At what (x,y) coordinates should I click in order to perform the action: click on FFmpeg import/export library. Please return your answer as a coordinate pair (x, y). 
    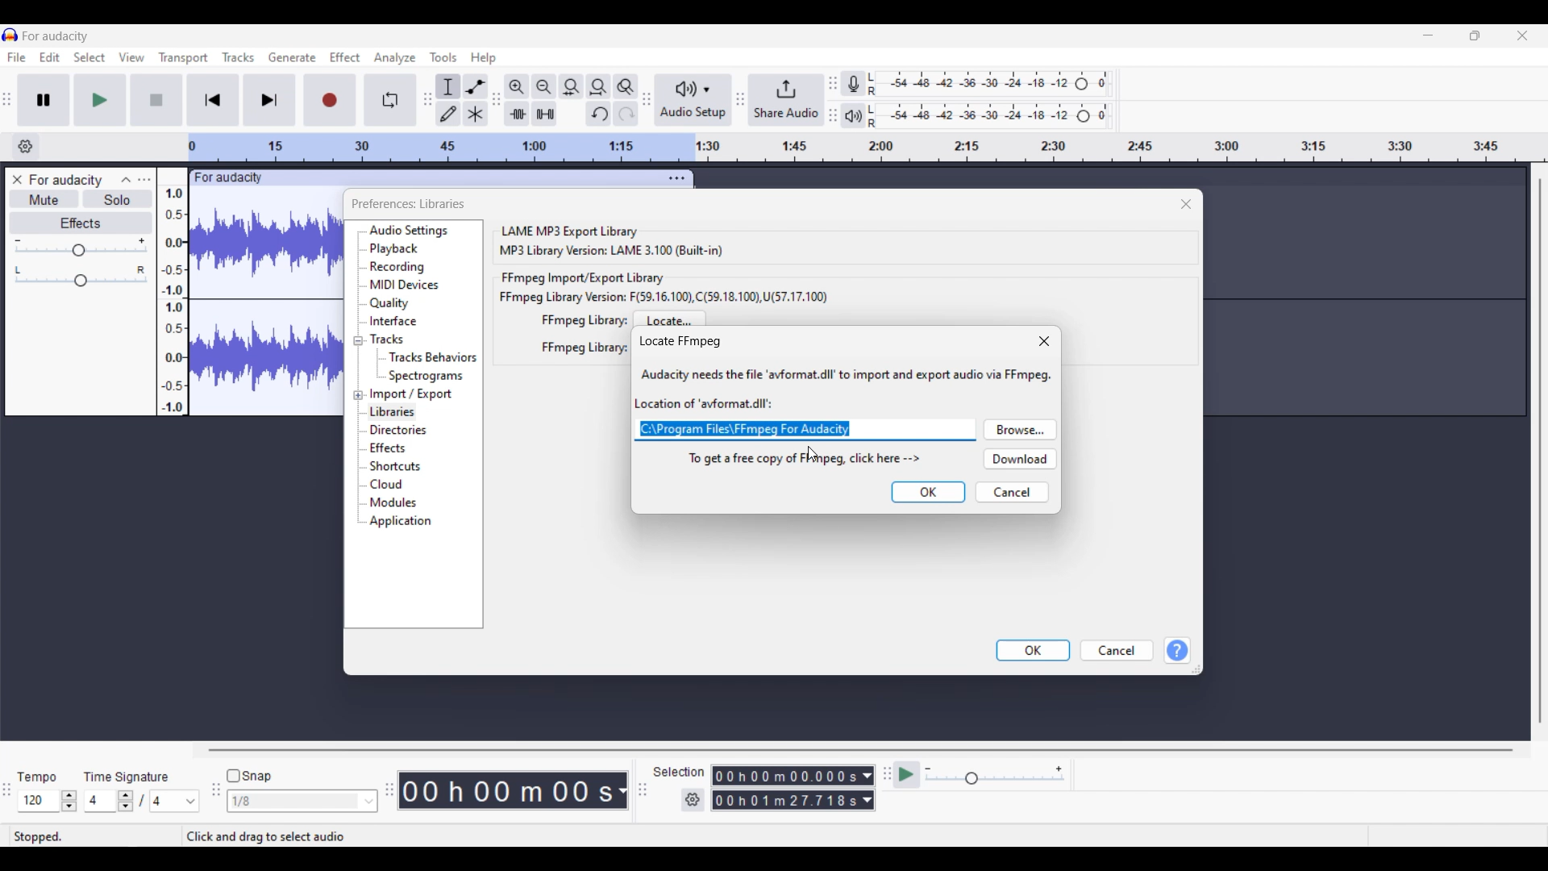
    Looking at the image, I should click on (585, 278).